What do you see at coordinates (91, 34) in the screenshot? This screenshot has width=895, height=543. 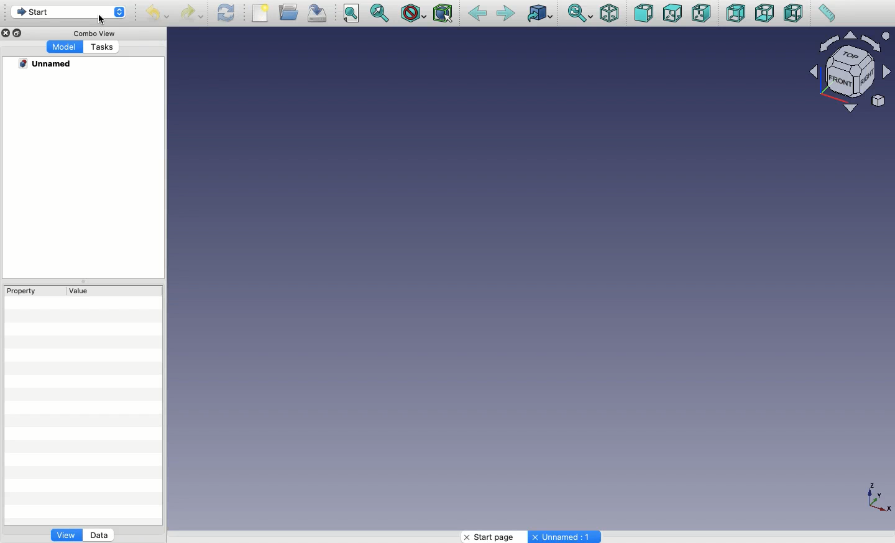 I see `Combo view` at bounding box center [91, 34].